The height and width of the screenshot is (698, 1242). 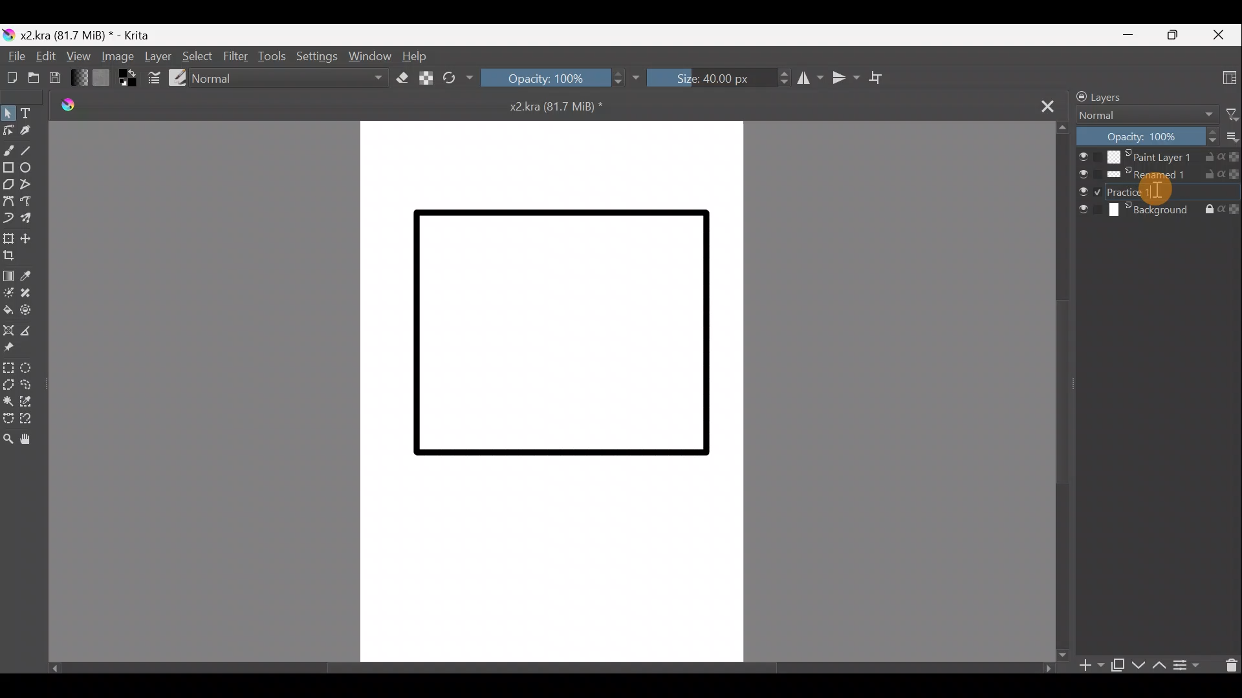 What do you see at coordinates (9, 130) in the screenshot?
I see `Edit shapes tool` at bounding box center [9, 130].